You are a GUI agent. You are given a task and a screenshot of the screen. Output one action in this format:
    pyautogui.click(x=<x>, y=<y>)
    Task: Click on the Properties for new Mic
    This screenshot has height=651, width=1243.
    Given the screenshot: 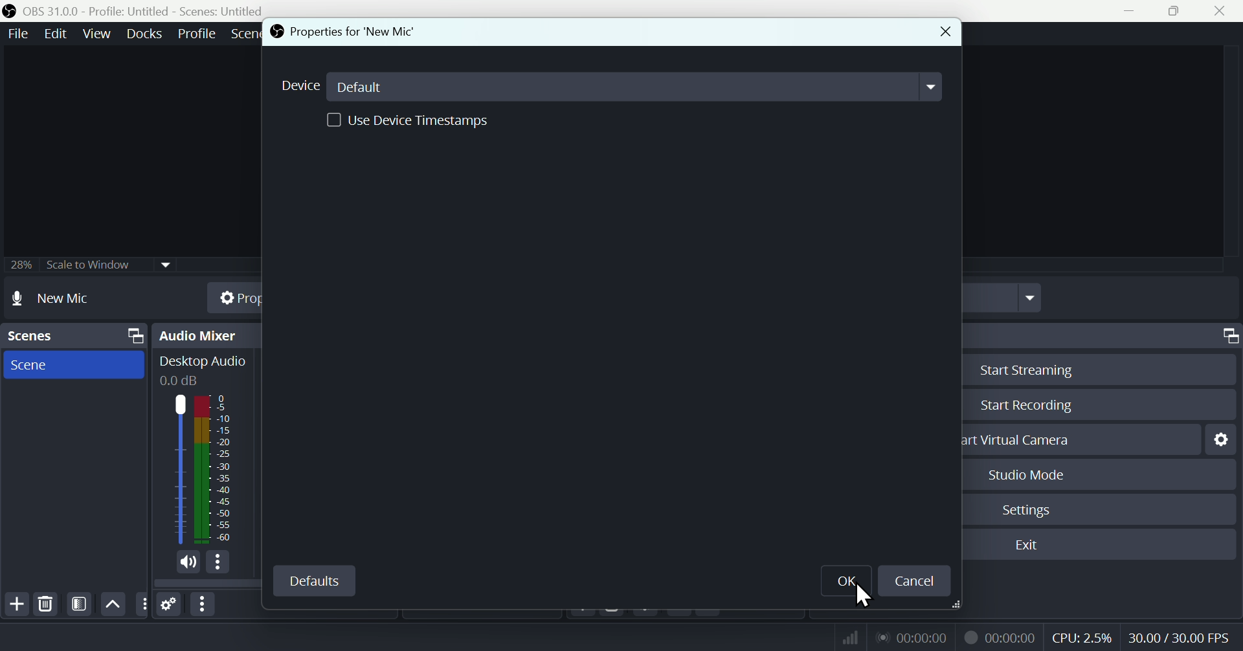 What is the action you would take?
    pyautogui.click(x=348, y=32)
    